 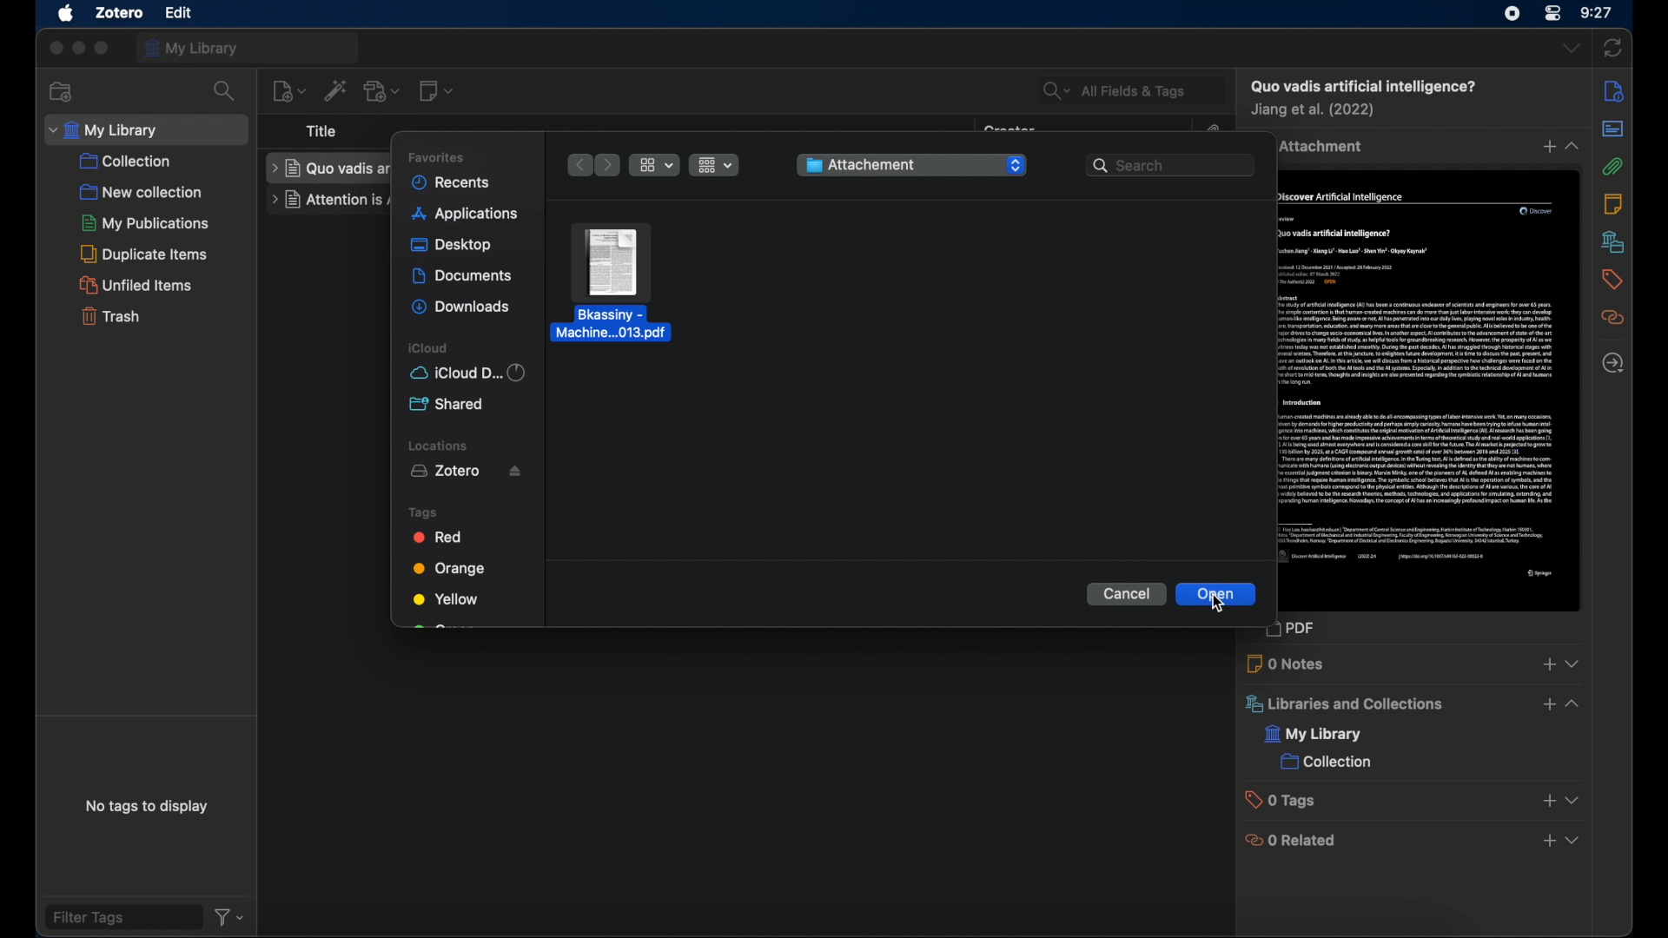 I want to click on zotero, so click(x=120, y=12).